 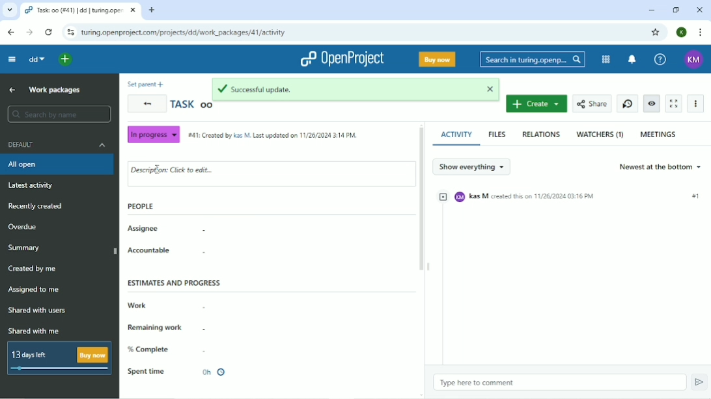 What do you see at coordinates (650, 10) in the screenshot?
I see `Minimize` at bounding box center [650, 10].